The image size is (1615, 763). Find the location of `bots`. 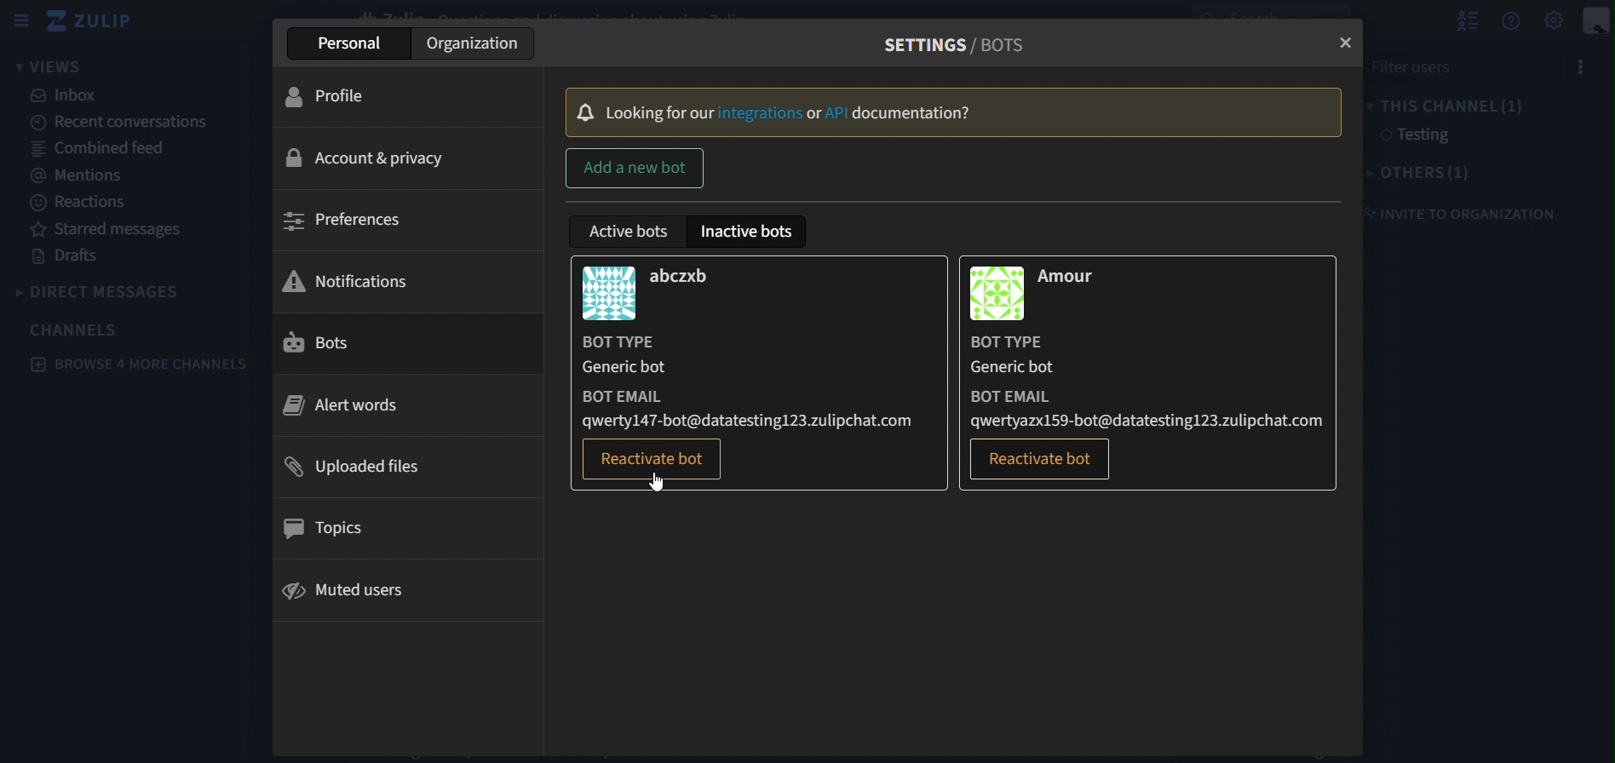

bots is located at coordinates (328, 344).